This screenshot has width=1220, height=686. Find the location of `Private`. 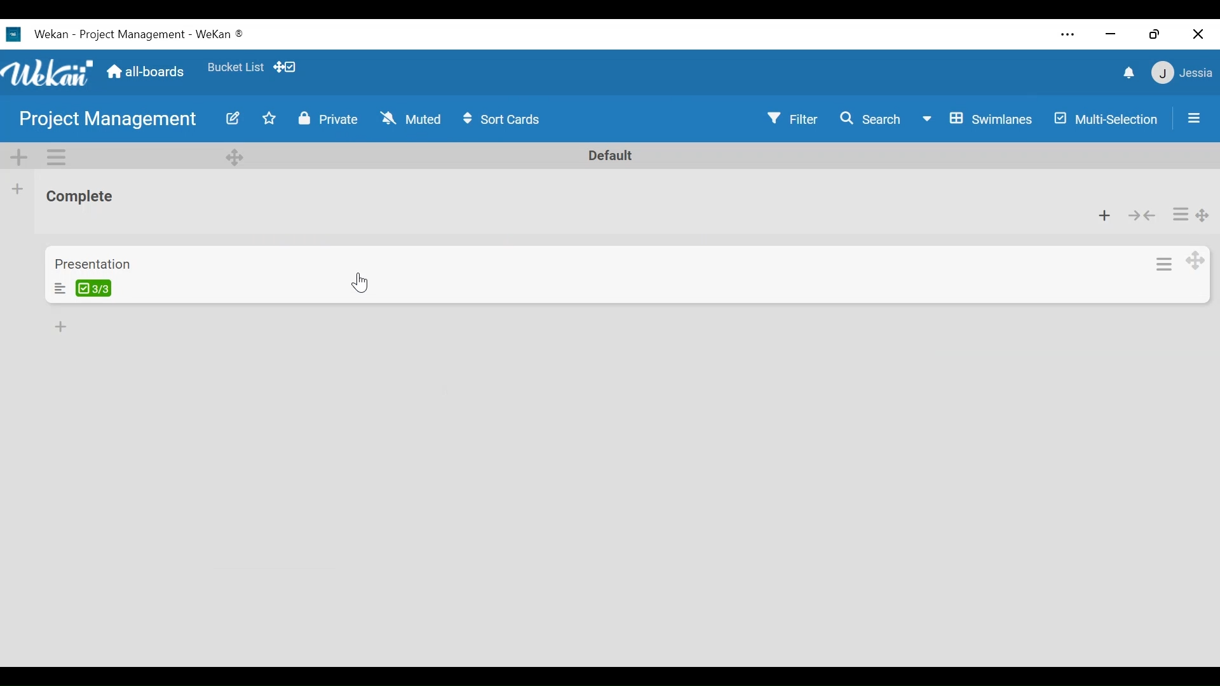

Private is located at coordinates (329, 119).